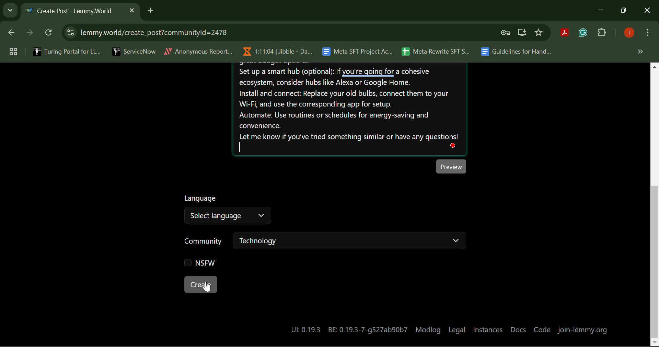 The image size is (659, 347). What do you see at coordinates (49, 33) in the screenshot?
I see `Refresh Page ` at bounding box center [49, 33].